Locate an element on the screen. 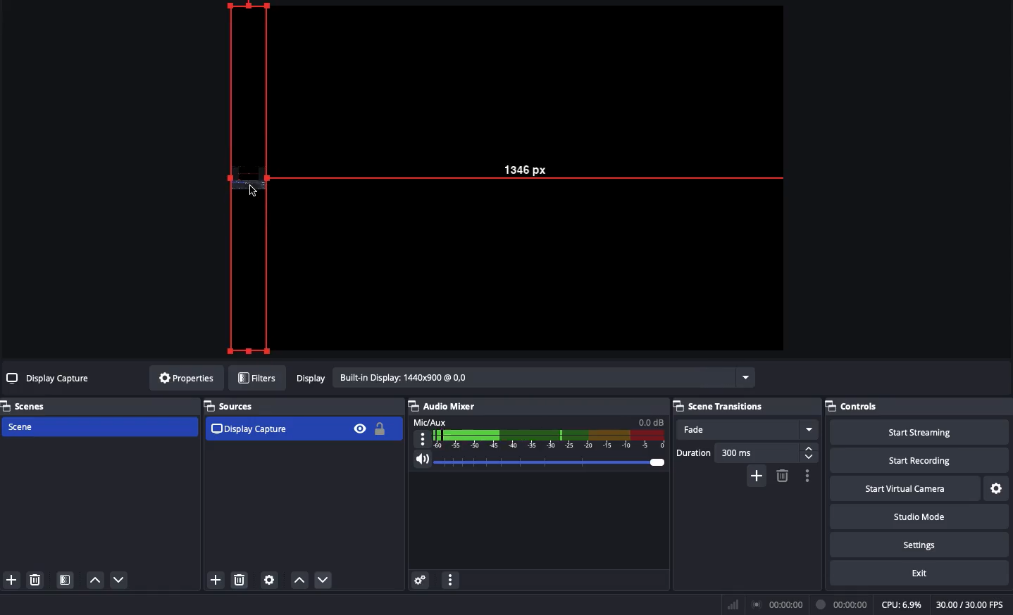 This screenshot has height=615, width=1013. Controls is located at coordinates (919, 406).